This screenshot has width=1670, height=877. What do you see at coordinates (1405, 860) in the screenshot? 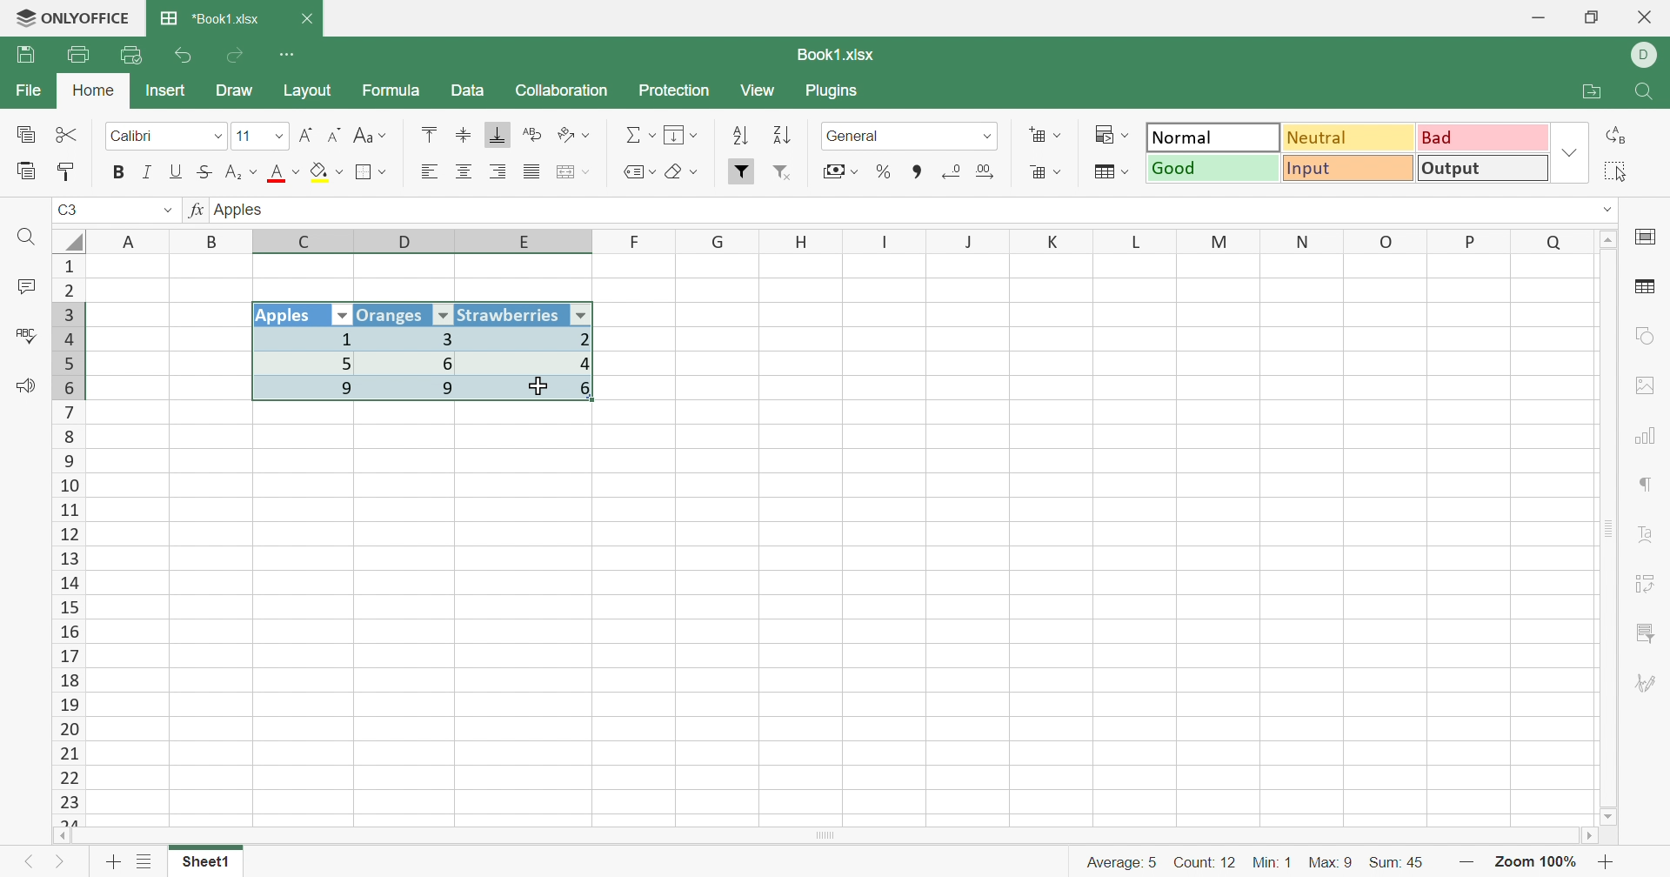
I see `Sum: 45` at bounding box center [1405, 860].